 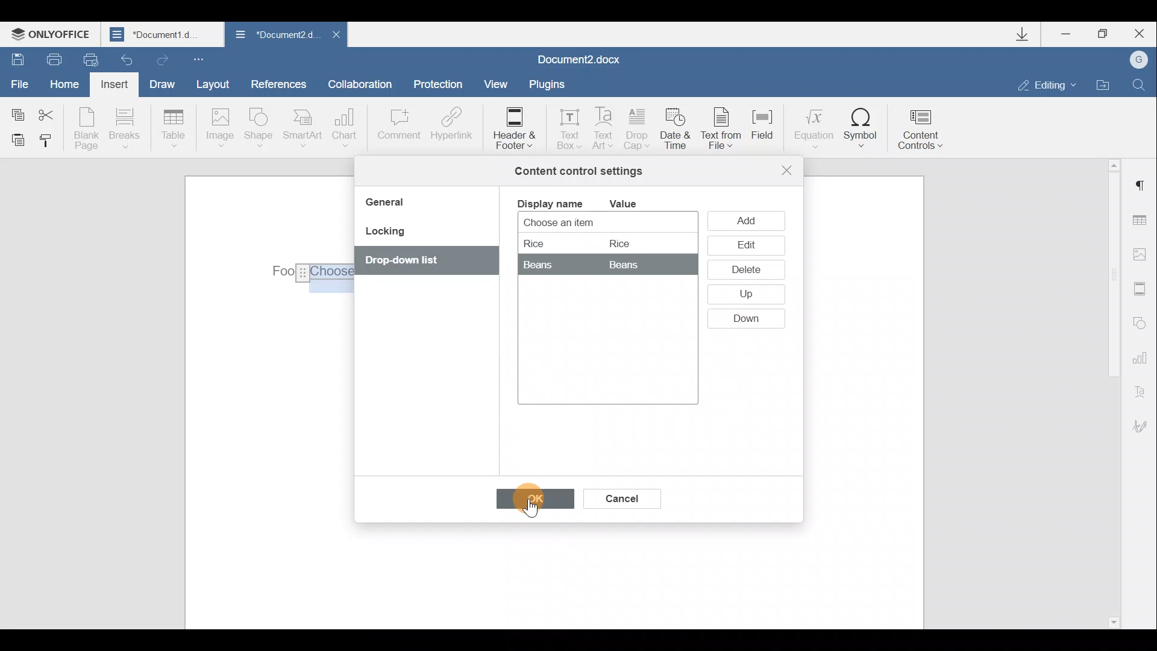 What do you see at coordinates (551, 84) in the screenshot?
I see `Plugins` at bounding box center [551, 84].